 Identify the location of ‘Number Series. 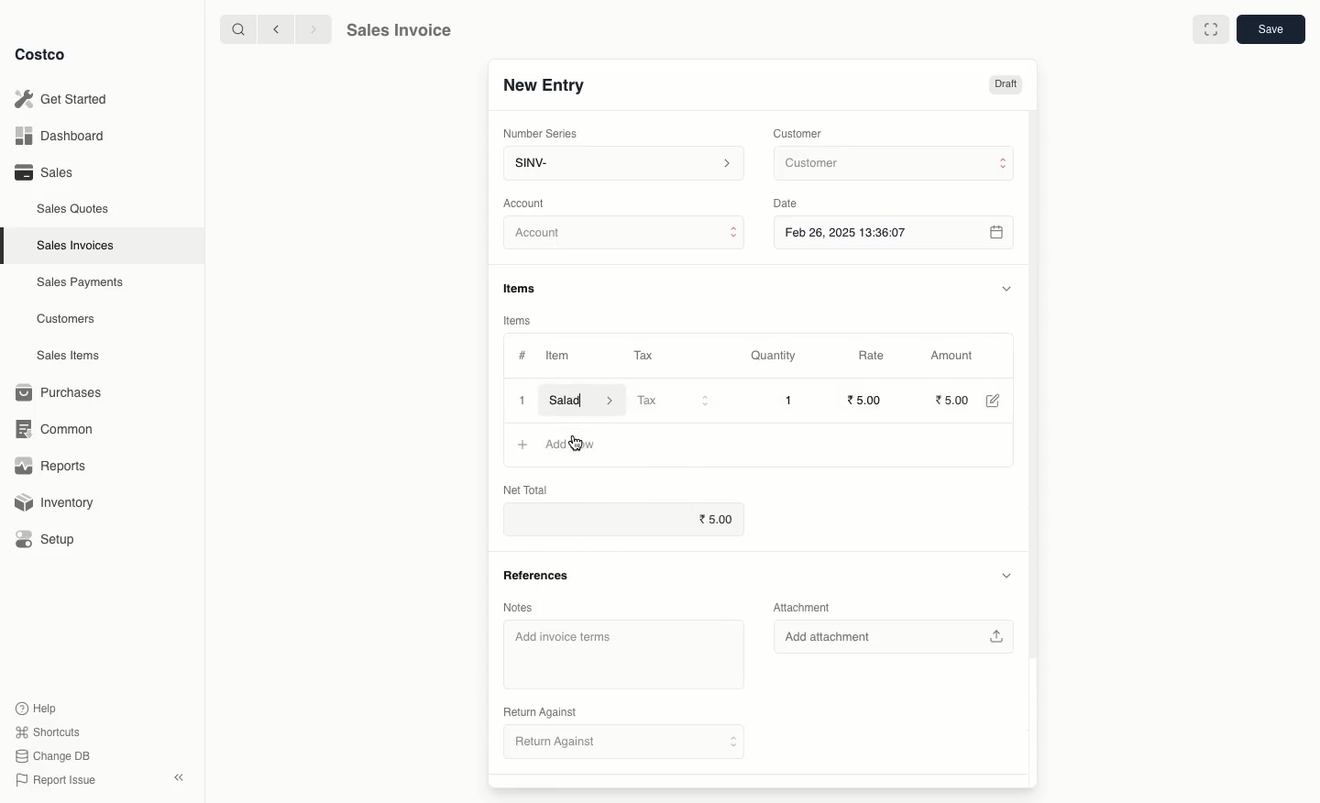
(537, 134).